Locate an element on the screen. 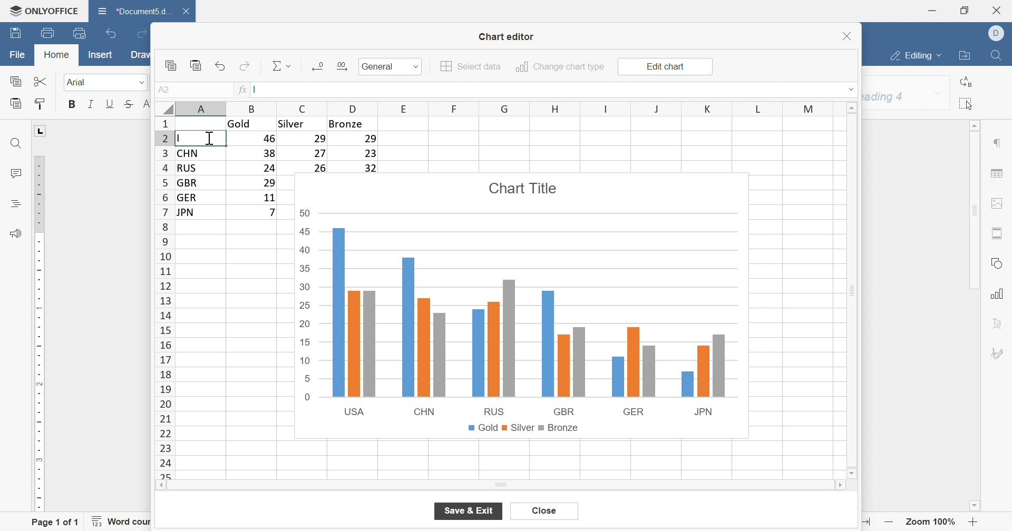 This screenshot has height=531, width=1012. select data is located at coordinates (471, 66).